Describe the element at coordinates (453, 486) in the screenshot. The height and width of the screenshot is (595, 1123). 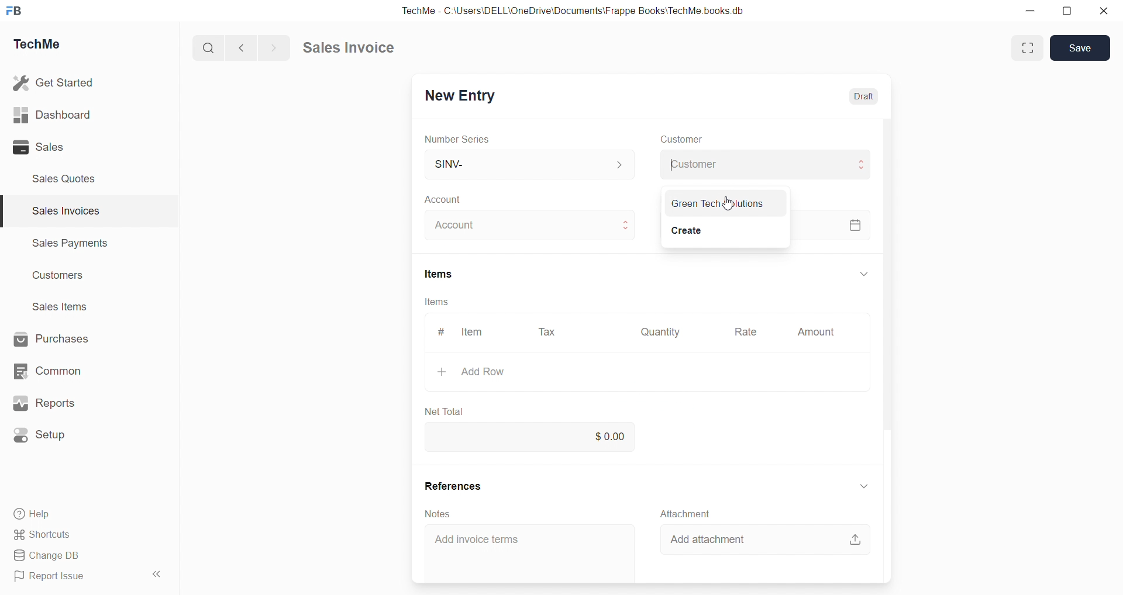
I see `References` at that location.